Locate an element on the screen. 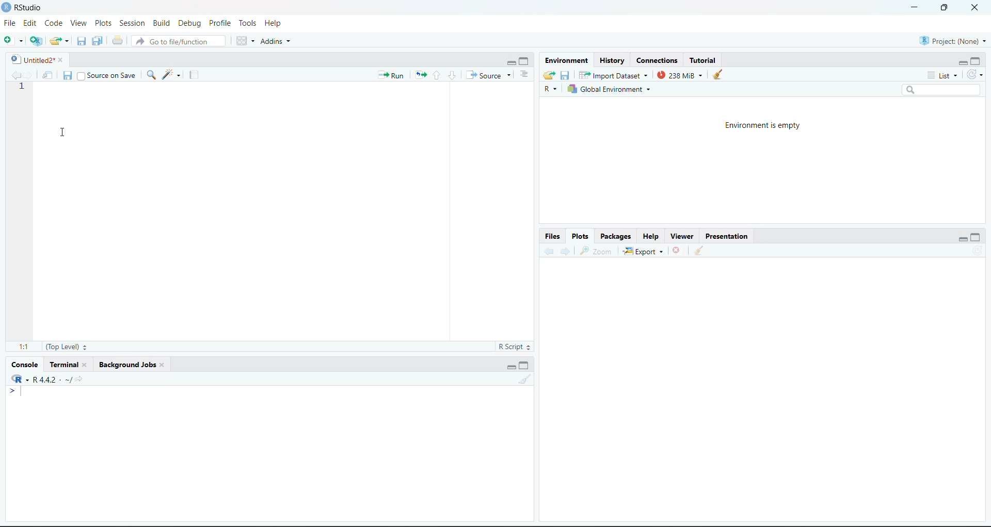 The image size is (991, 527). Addins is located at coordinates (275, 41).